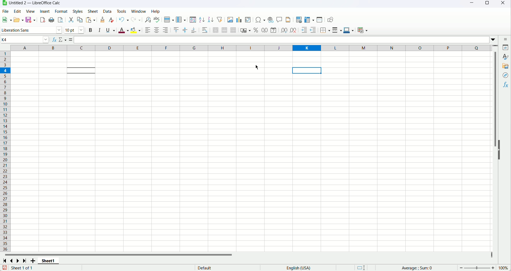  What do you see at coordinates (139, 11) in the screenshot?
I see `Window` at bounding box center [139, 11].